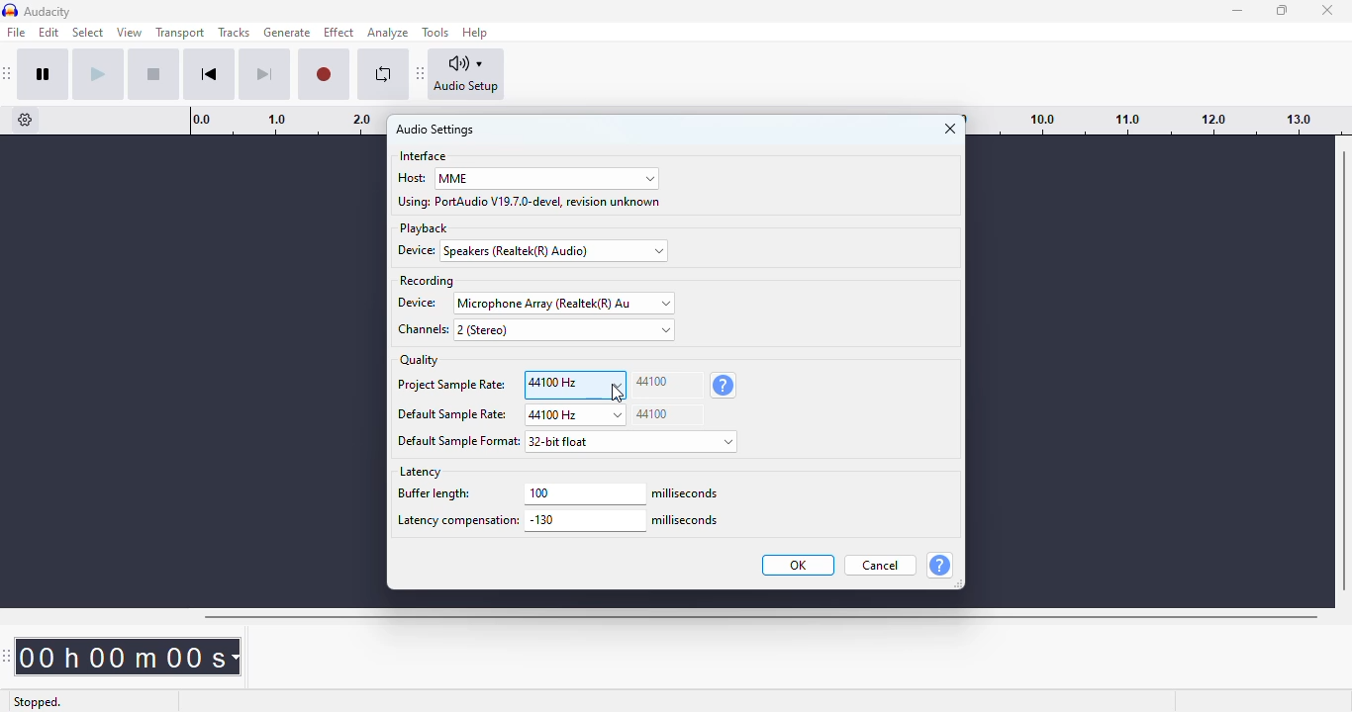  I want to click on device, so click(420, 250).